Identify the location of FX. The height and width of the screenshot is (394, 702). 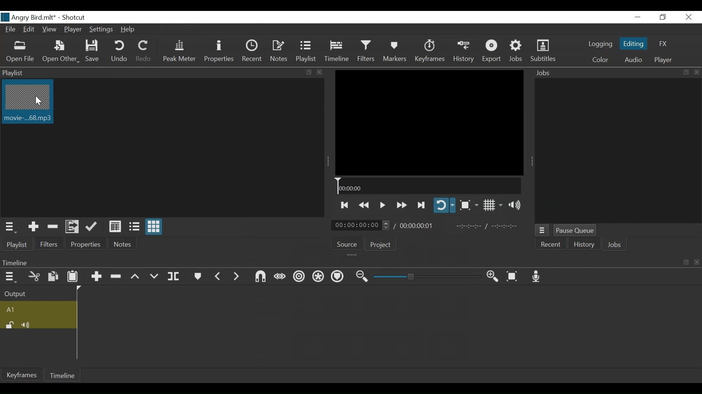
(662, 44).